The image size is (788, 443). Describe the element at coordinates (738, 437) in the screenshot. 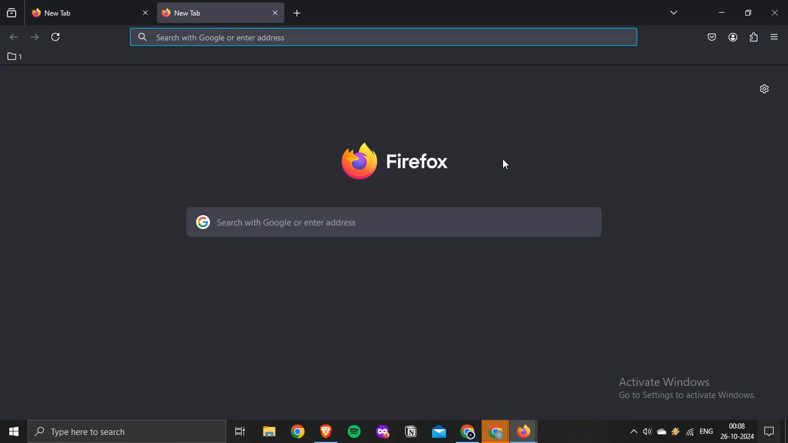

I see `26- 10-2024` at that location.